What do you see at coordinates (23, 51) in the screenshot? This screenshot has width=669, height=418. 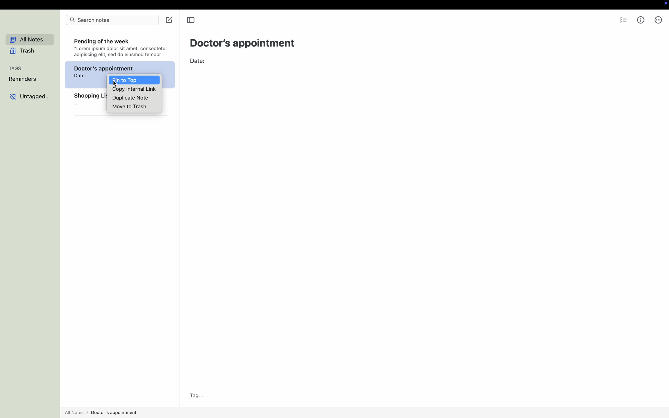 I see `trash` at bounding box center [23, 51].